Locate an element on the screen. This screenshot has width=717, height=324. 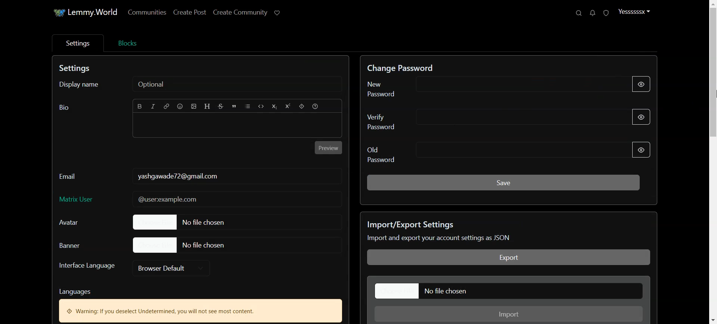
Text is located at coordinates (399, 68).